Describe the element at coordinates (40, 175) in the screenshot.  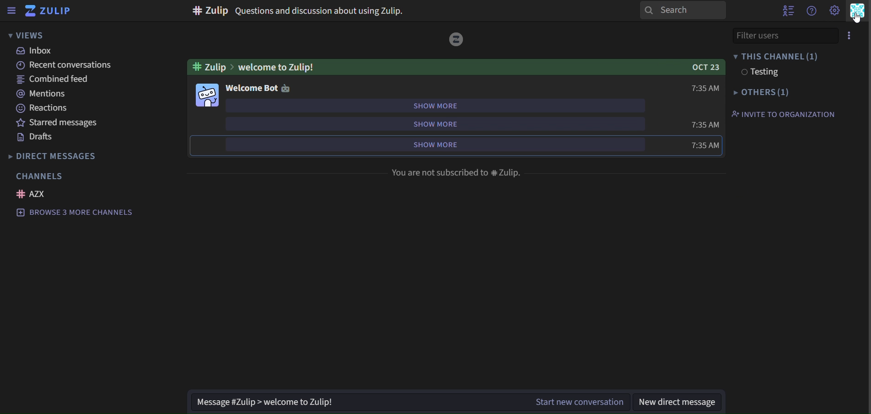
I see `channels` at that location.